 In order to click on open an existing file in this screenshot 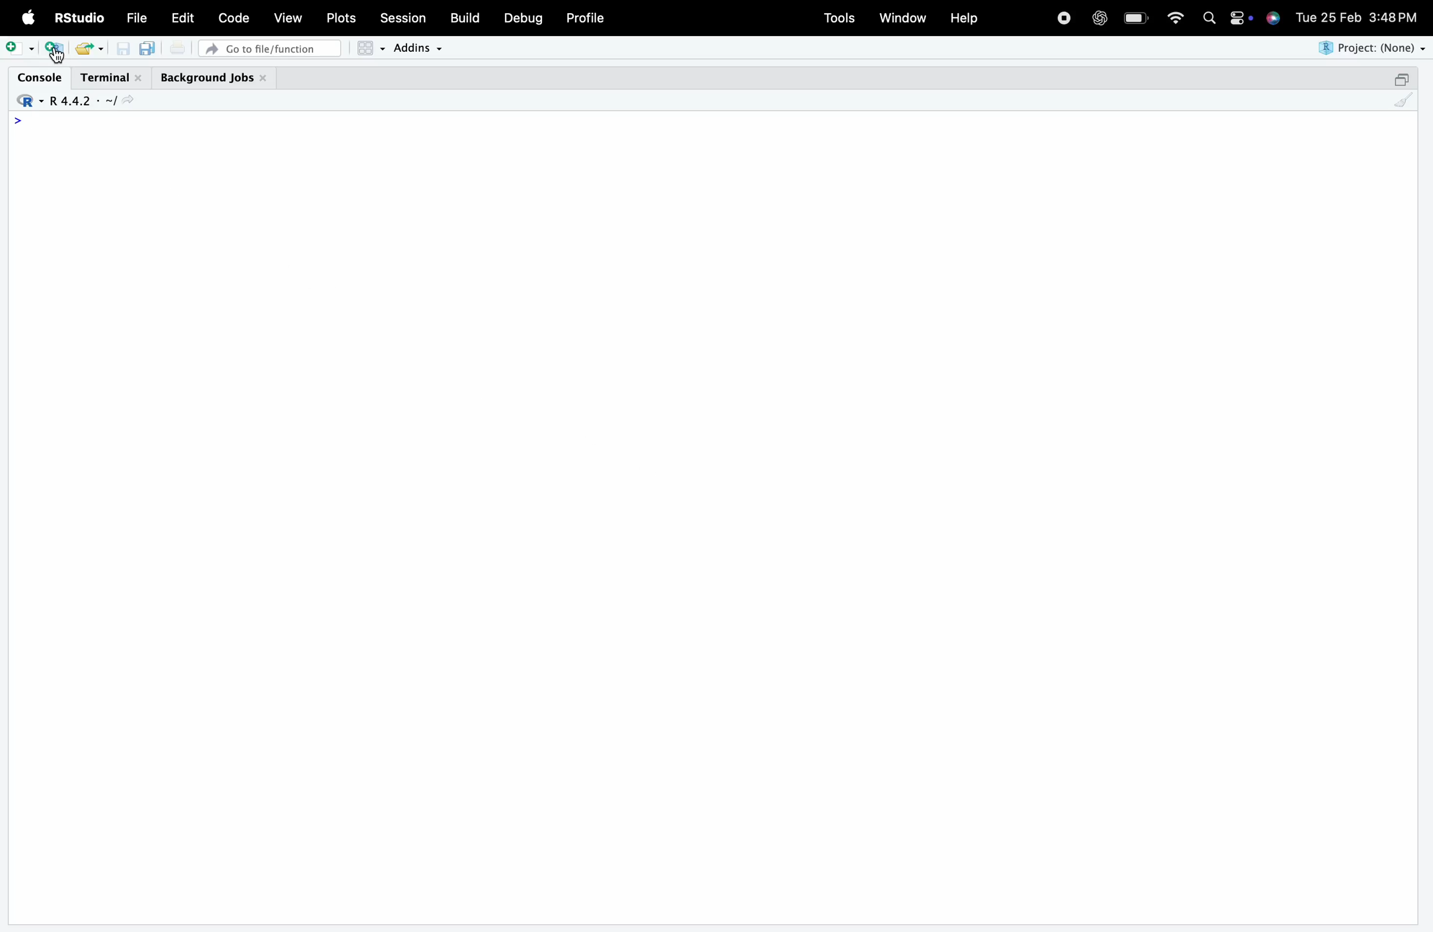, I will do `click(82, 49)`.